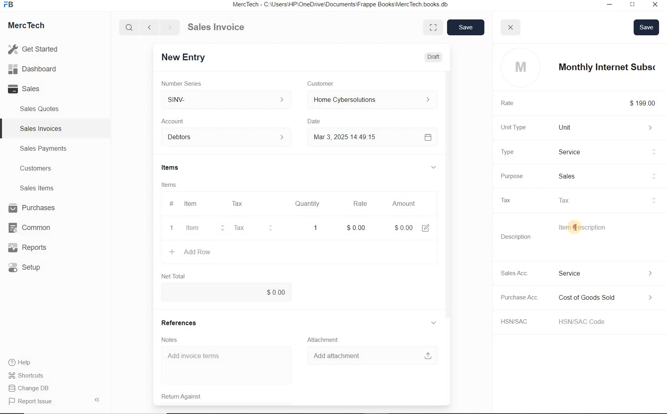 This screenshot has height=414, width=667. I want to click on quatity: 1, so click(311, 227).